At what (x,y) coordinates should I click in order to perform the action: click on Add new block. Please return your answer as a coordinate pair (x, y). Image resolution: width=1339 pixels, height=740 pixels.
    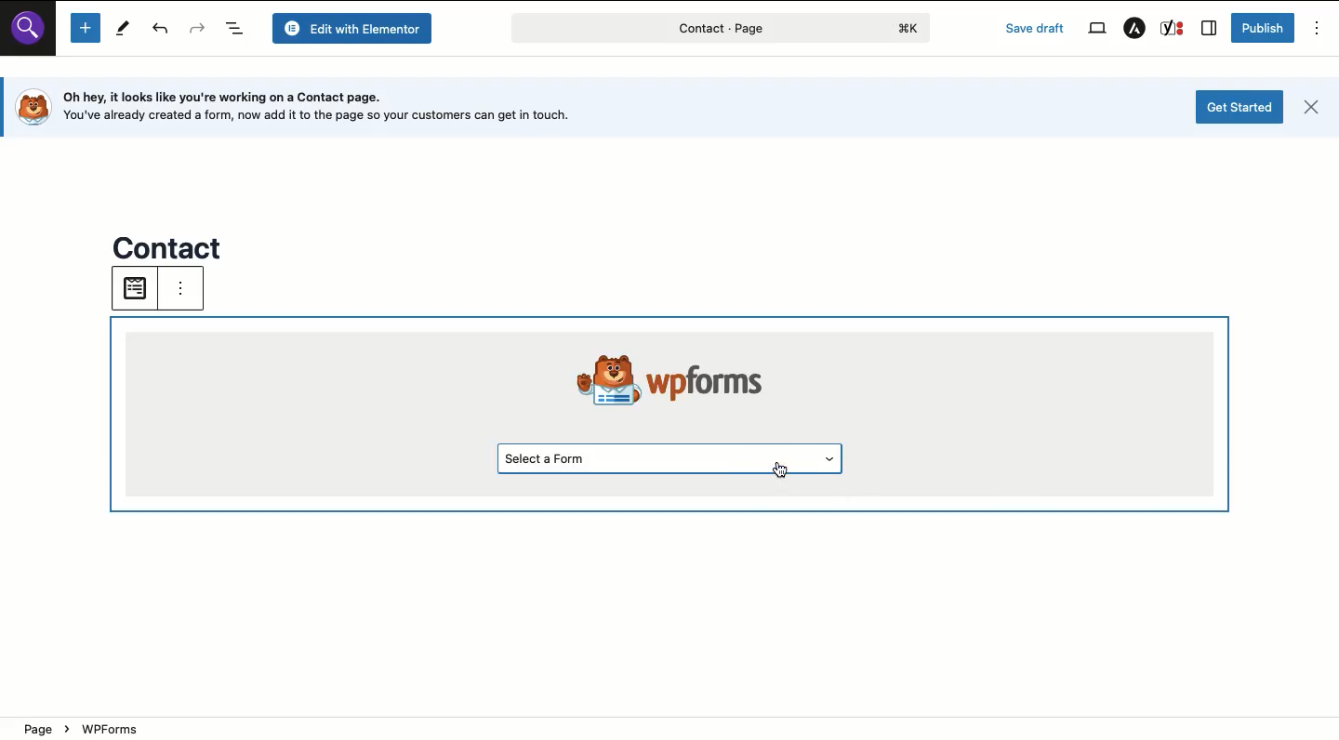
    Looking at the image, I should click on (85, 29).